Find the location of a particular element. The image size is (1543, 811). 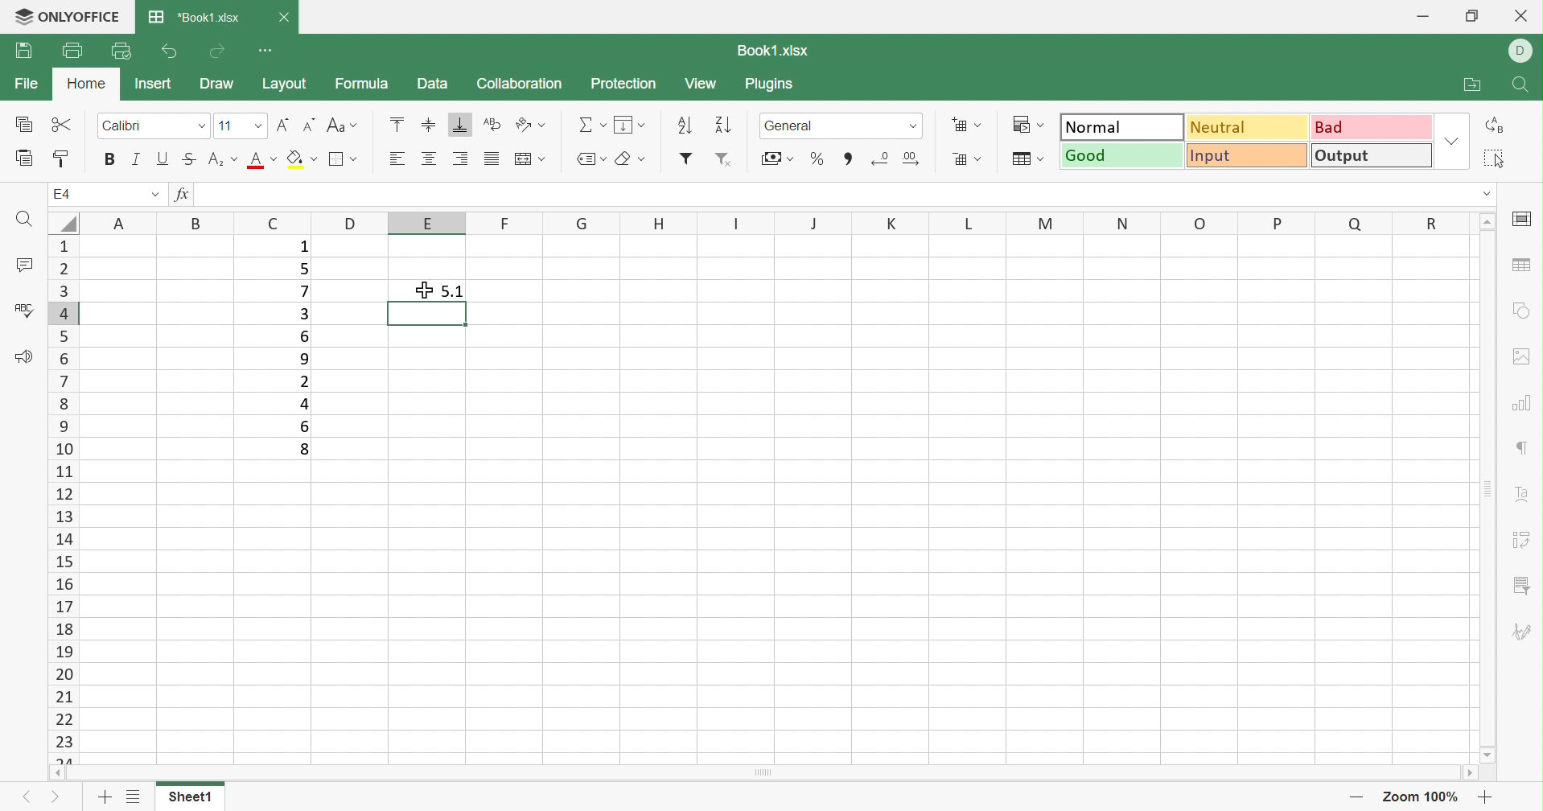

Scroll Down is located at coordinates (1482, 754).